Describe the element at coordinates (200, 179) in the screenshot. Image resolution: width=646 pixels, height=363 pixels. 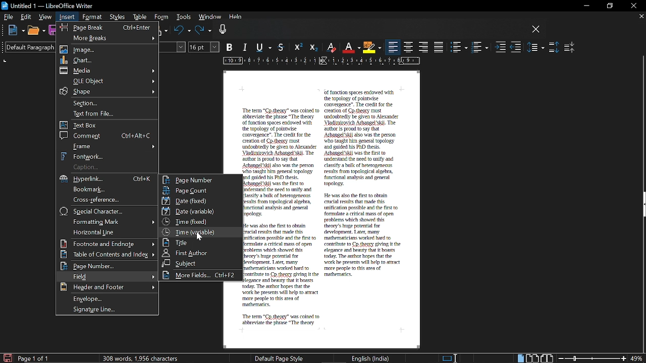
I see `Page number` at that location.